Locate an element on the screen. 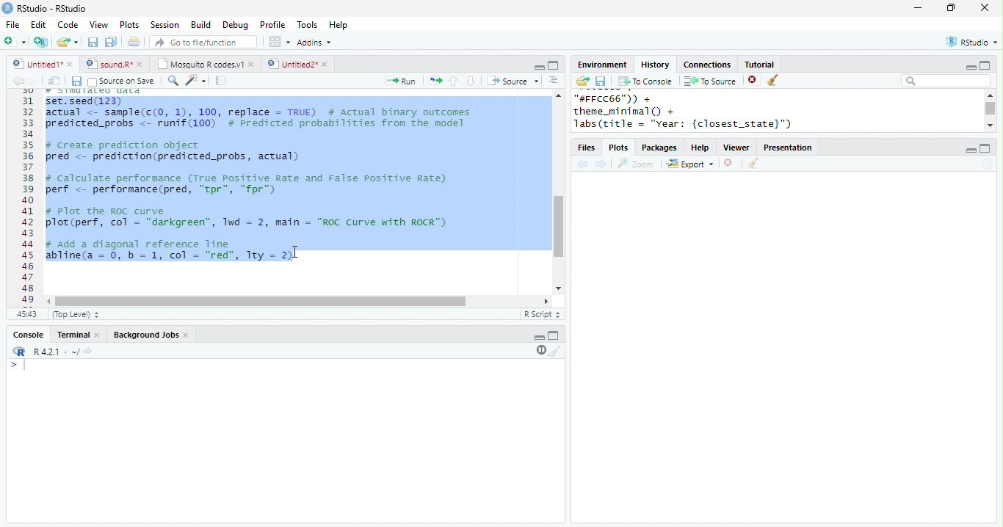 This screenshot has height=527, width=1003. new file is located at coordinates (15, 41).